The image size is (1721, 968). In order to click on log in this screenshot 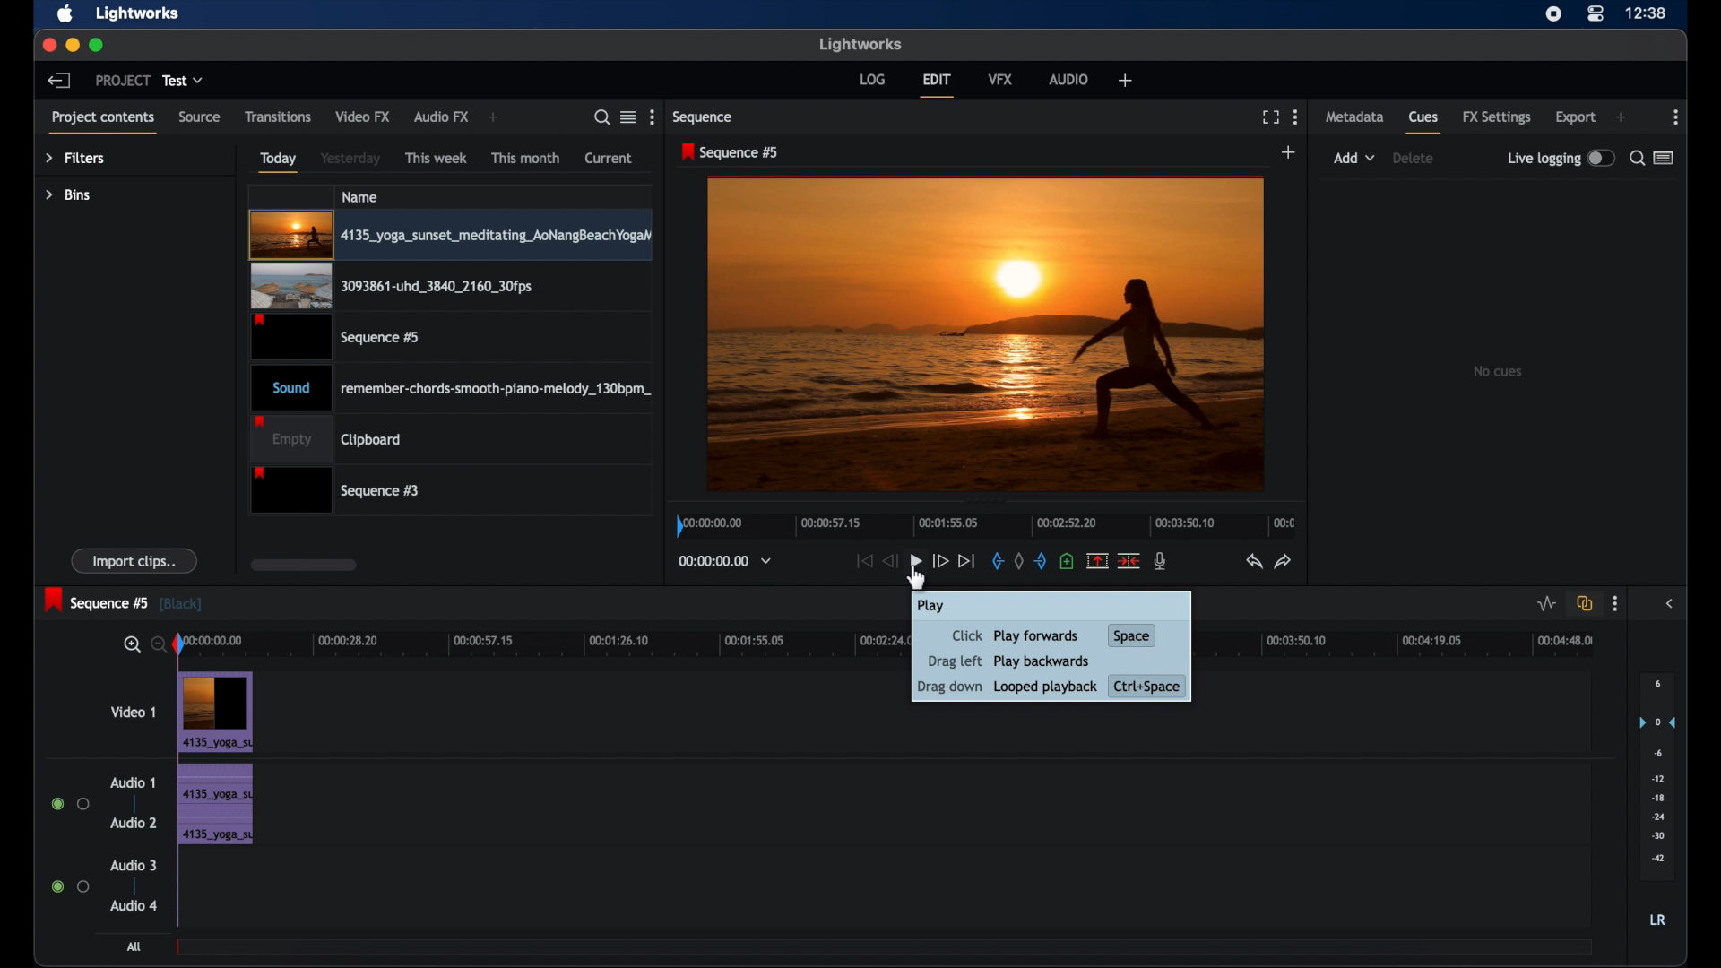, I will do `click(872, 79)`.